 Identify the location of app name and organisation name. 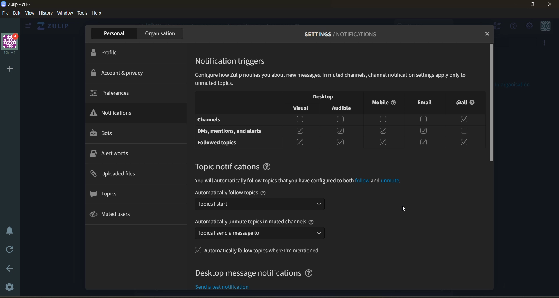
(22, 4).